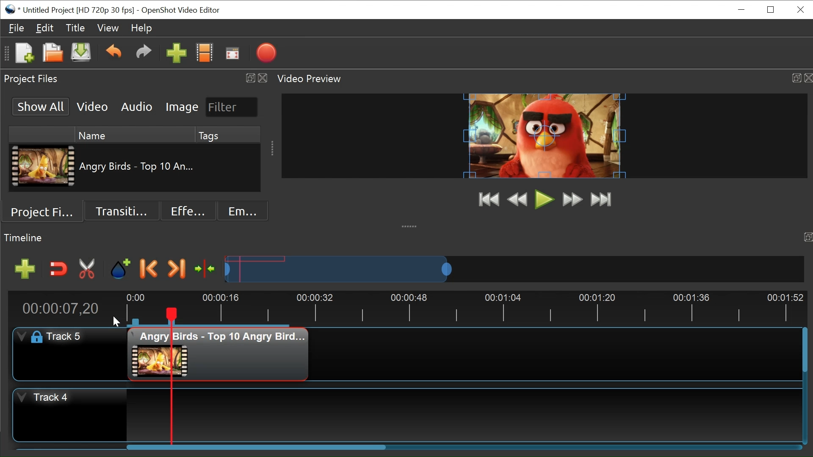 The height and width of the screenshot is (457, 813). What do you see at coordinates (132, 135) in the screenshot?
I see `Name` at bounding box center [132, 135].